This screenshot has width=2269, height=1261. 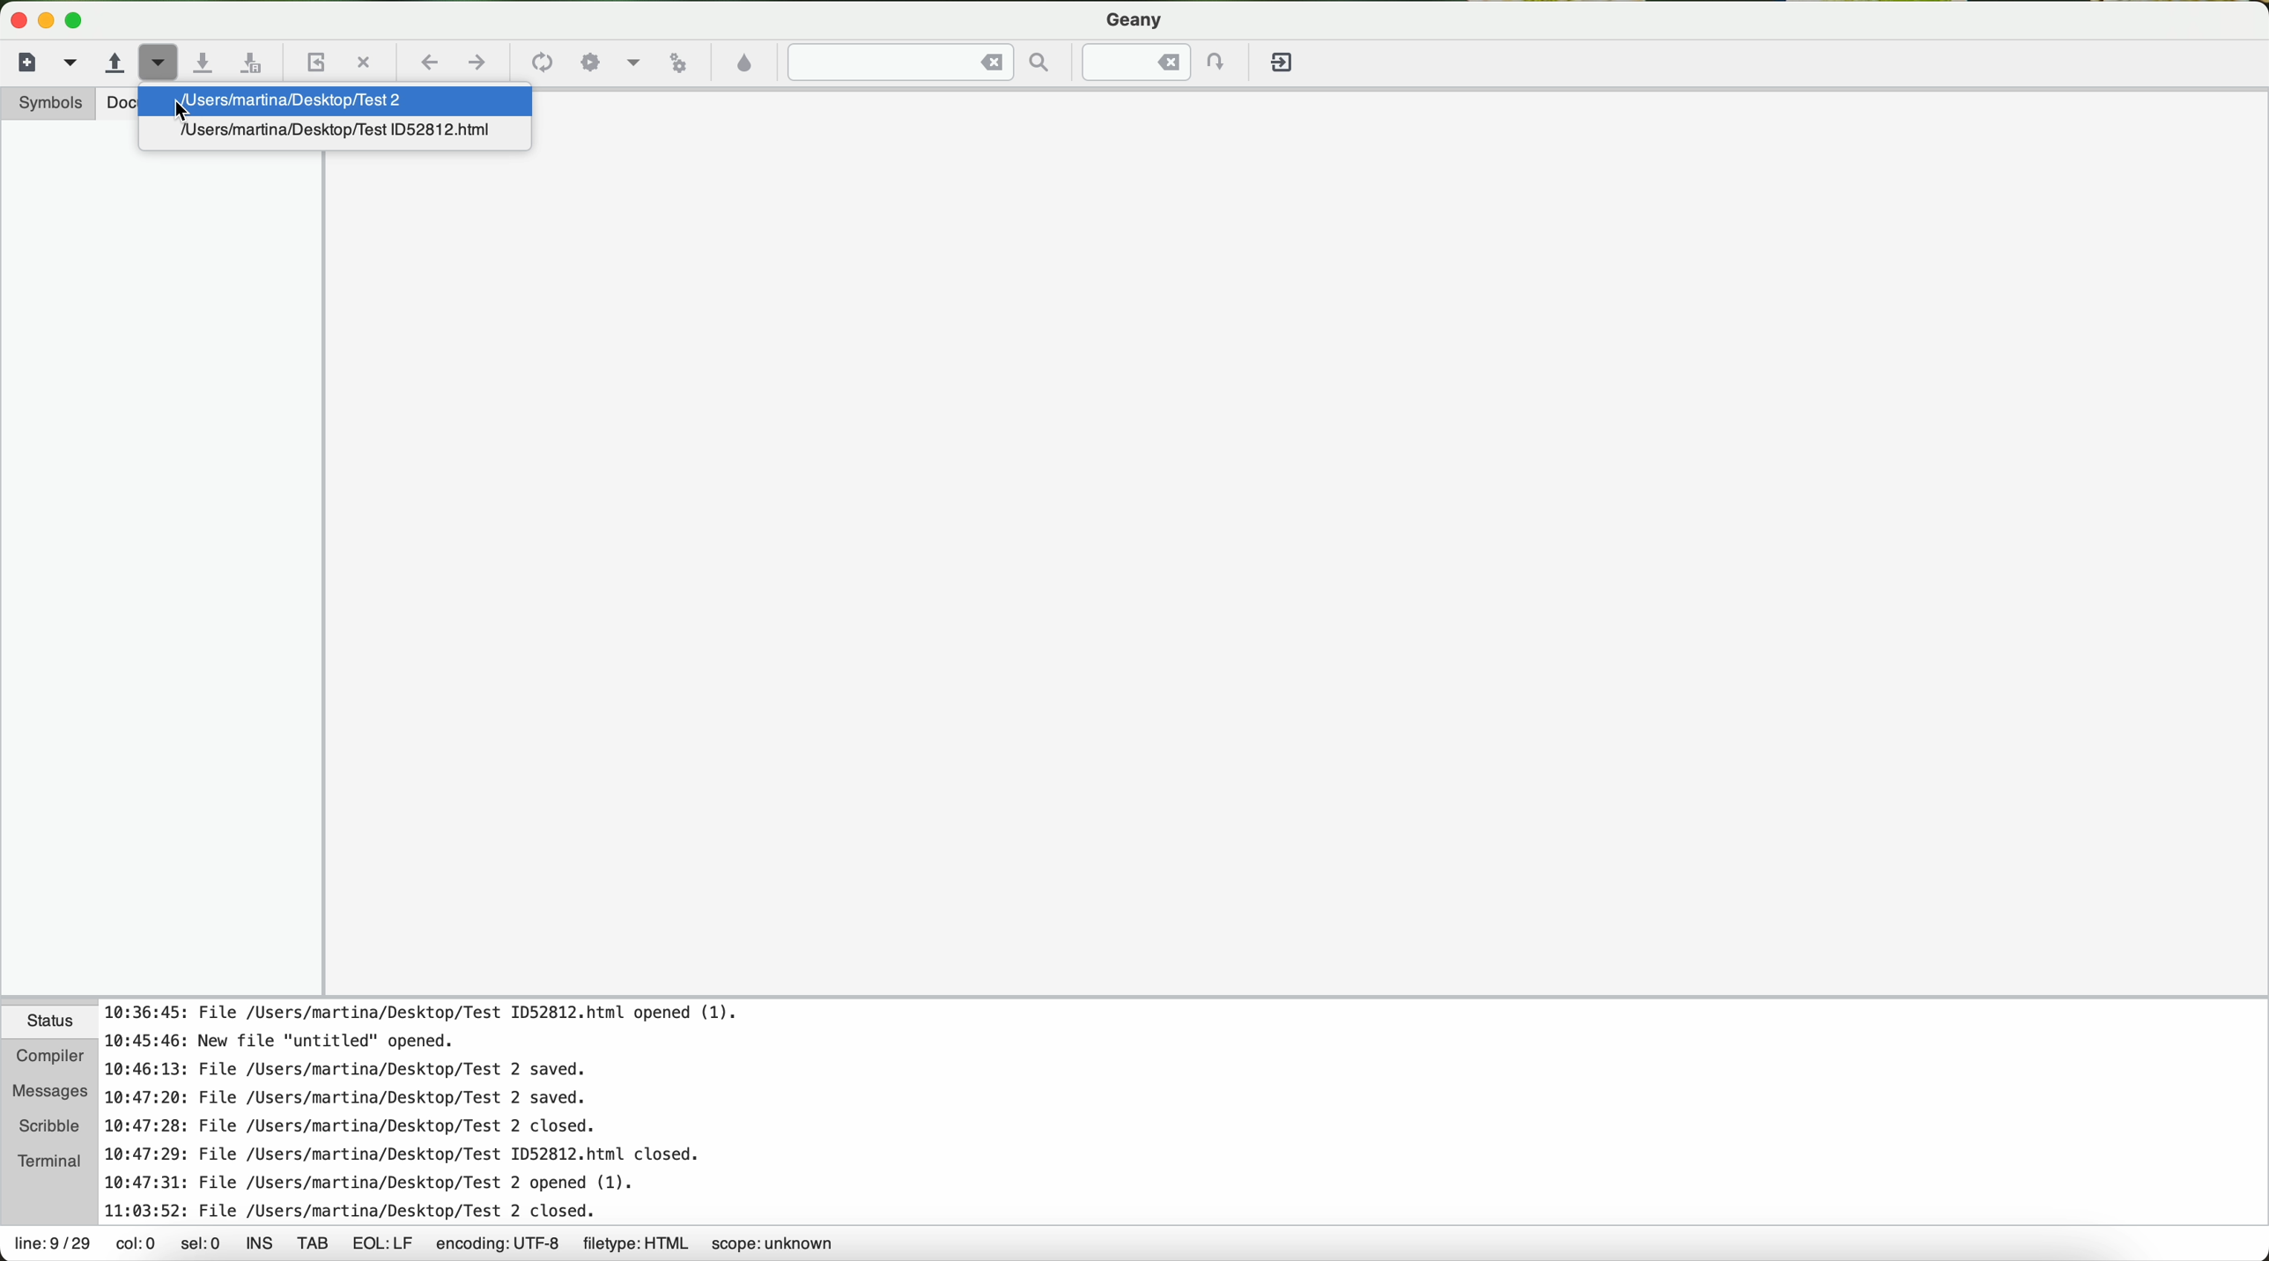 I want to click on quit Geany, so click(x=1284, y=66).